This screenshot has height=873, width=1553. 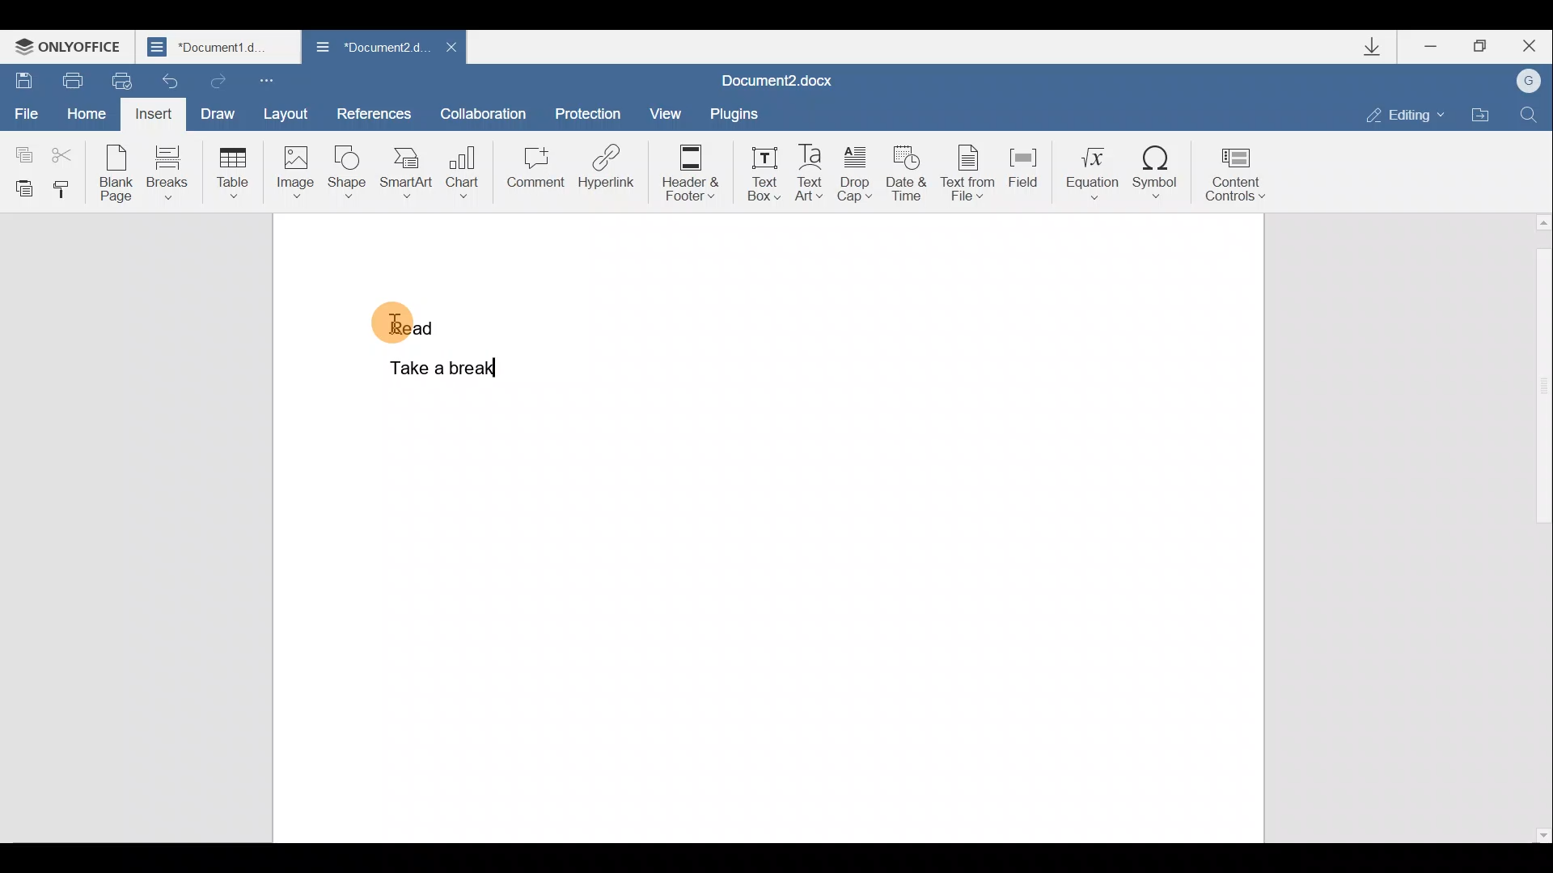 I want to click on Draw, so click(x=220, y=112).